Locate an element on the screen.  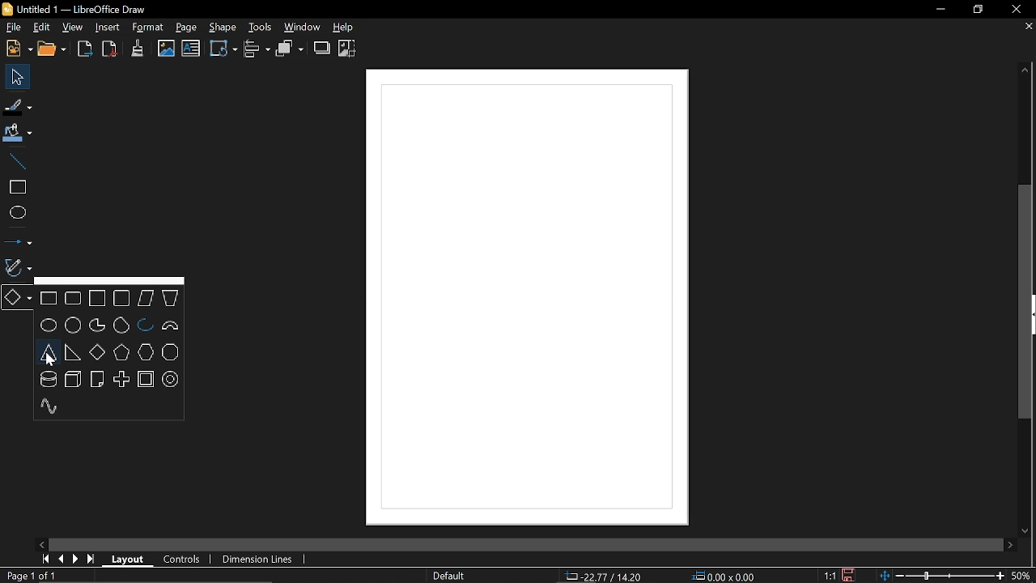
File is located at coordinates (13, 27).